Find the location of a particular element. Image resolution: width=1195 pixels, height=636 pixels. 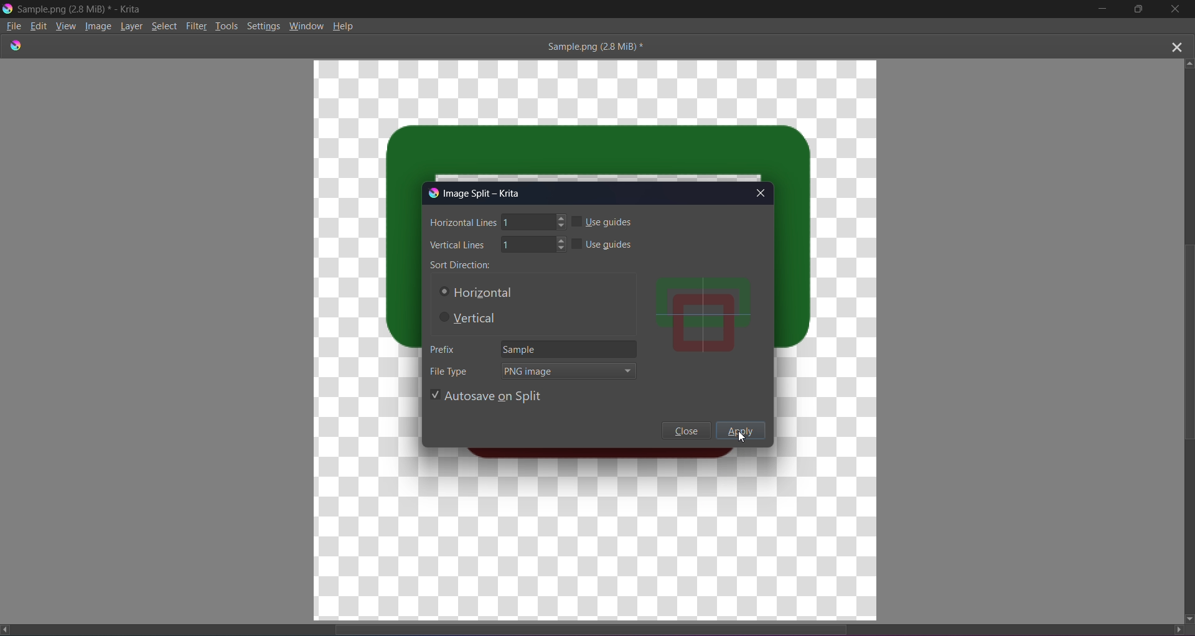

MInimize is located at coordinates (1100, 9).